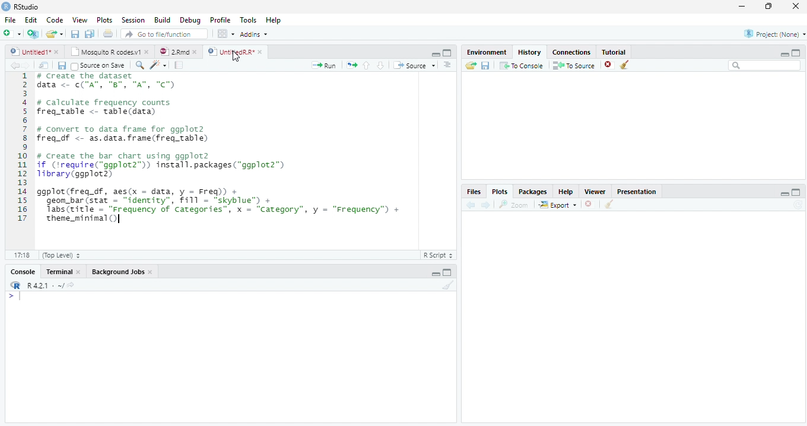 Image resolution: width=807 pixels, height=426 pixels. I want to click on Background Jobs, so click(123, 271).